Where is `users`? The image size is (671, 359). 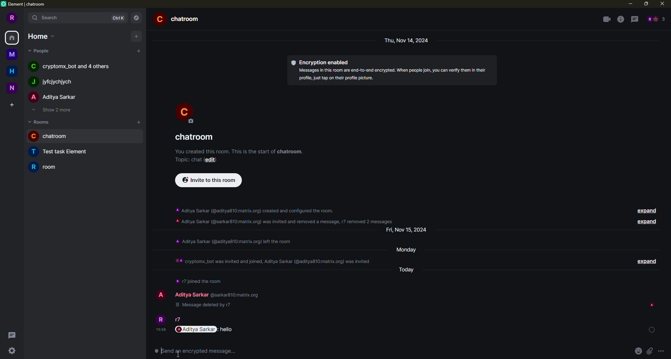 users is located at coordinates (219, 294).